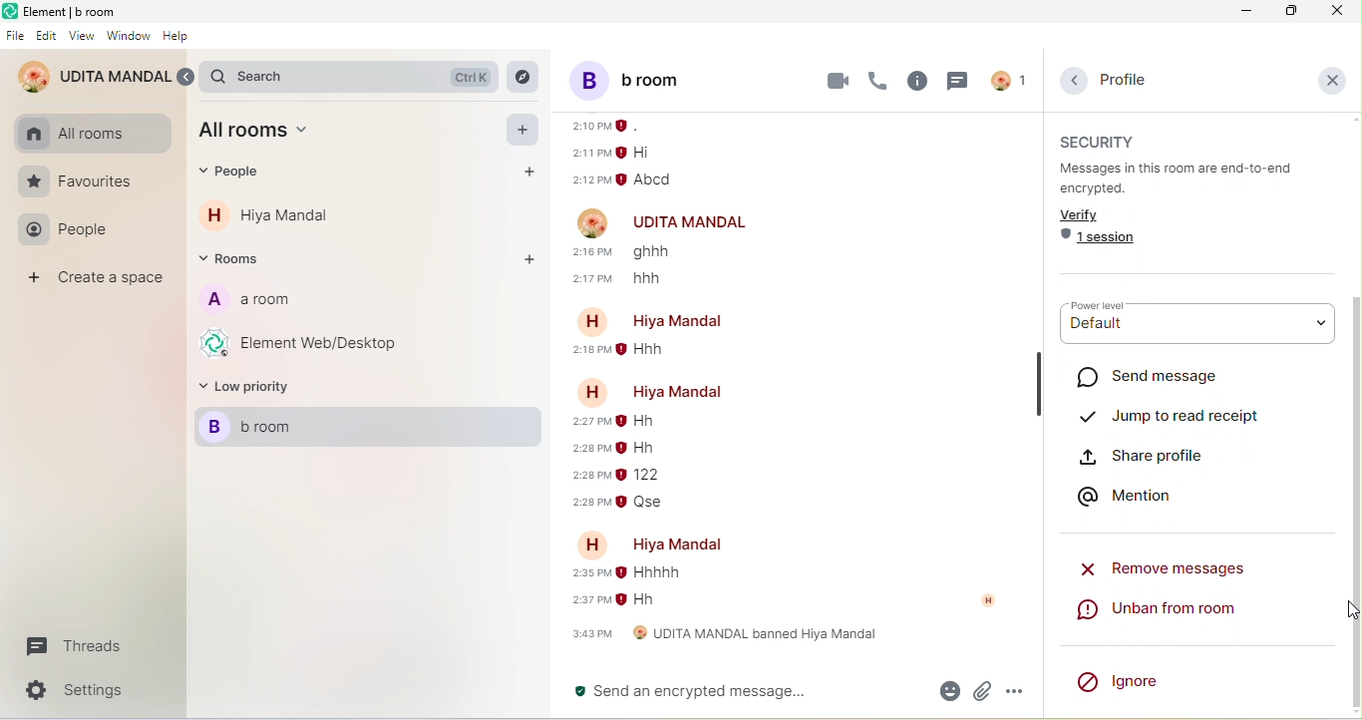 This screenshot has width=1362, height=720. What do you see at coordinates (955, 80) in the screenshot?
I see `threads` at bounding box center [955, 80].